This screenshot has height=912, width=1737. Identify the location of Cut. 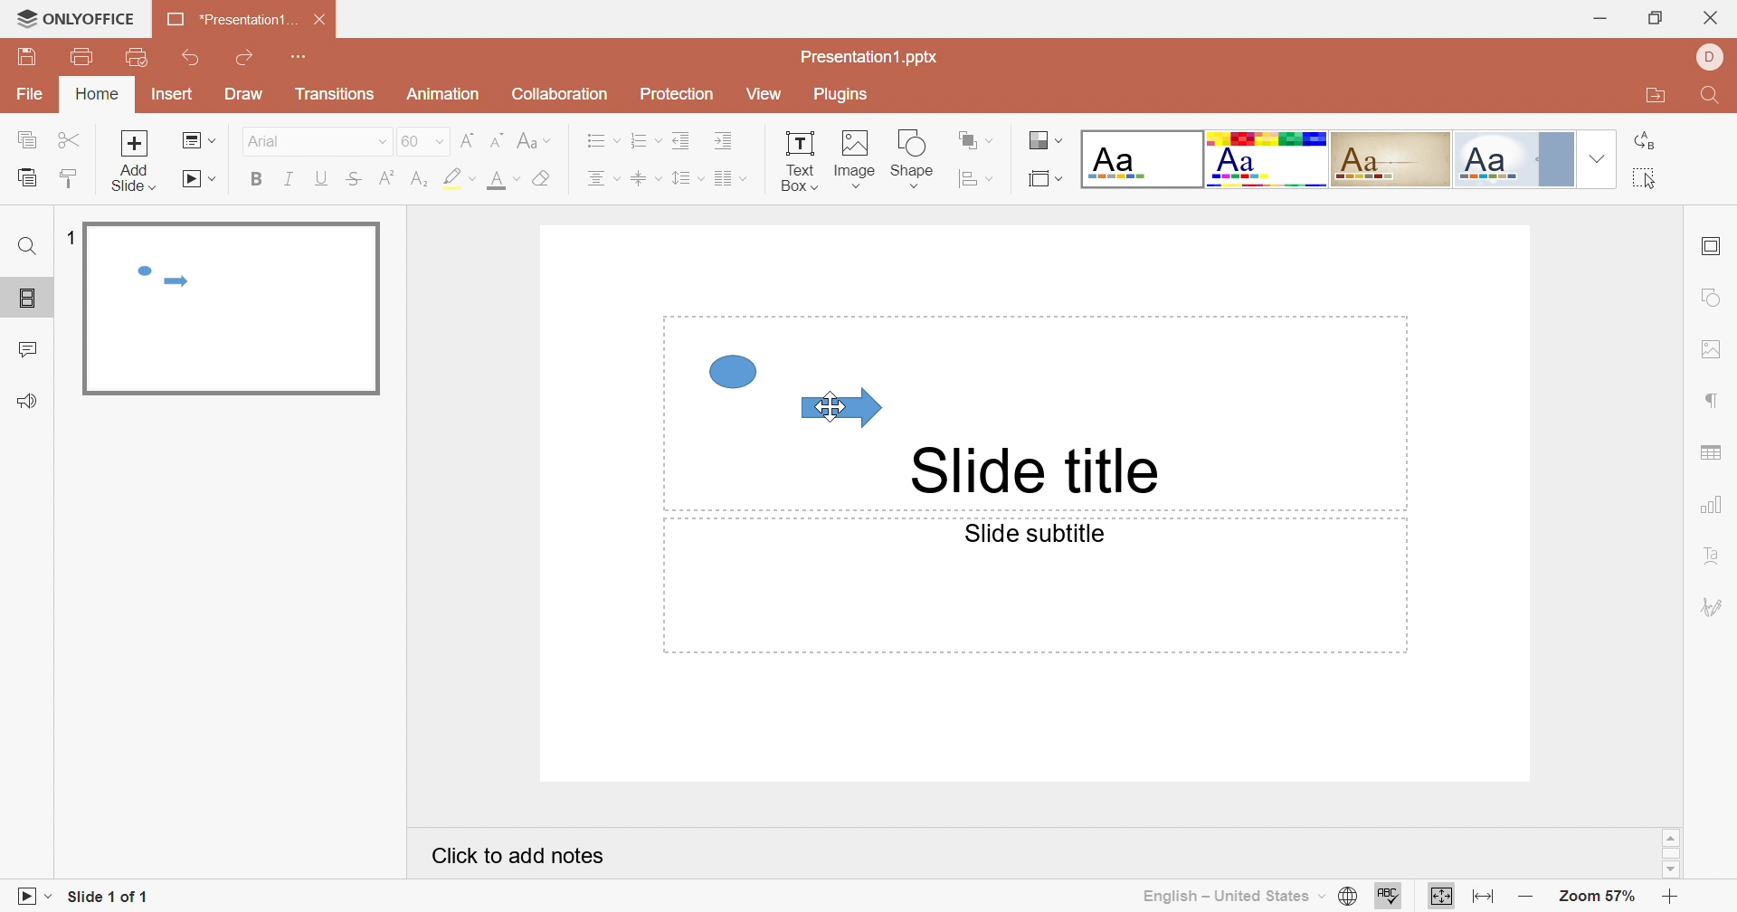
(64, 143).